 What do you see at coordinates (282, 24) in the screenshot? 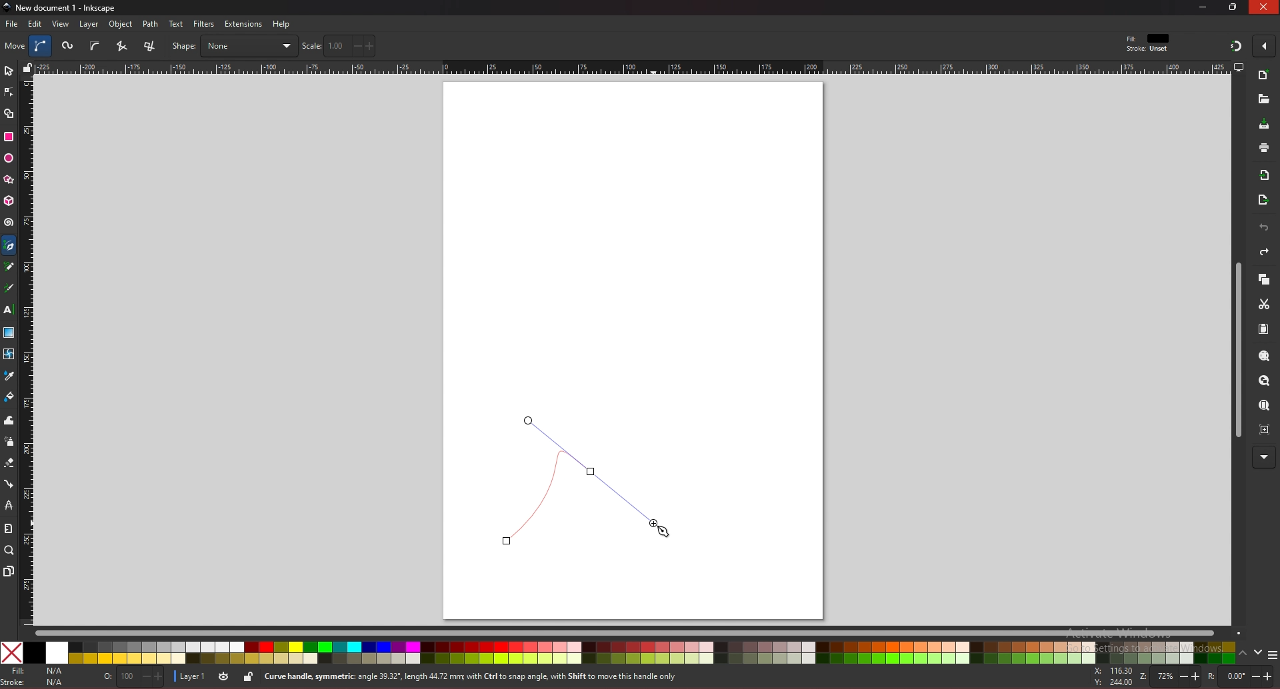
I see `help` at bounding box center [282, 24].